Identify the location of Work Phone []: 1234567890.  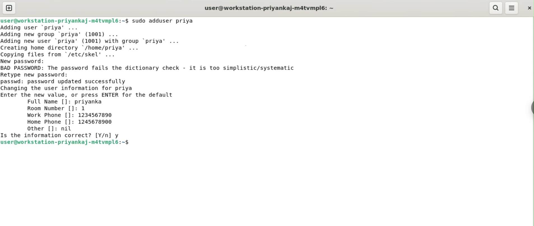
(71, 115).